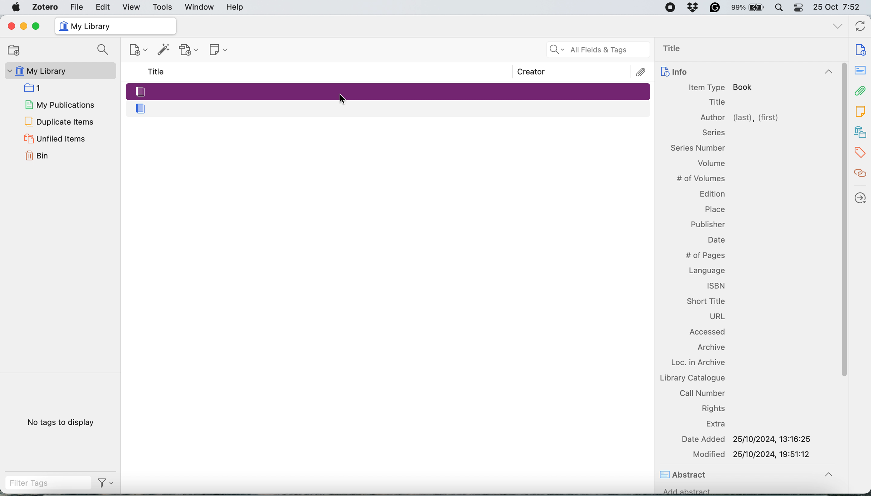  What do you see at coordinates (862, 153) in the screenshot?
I see `Tags` at bounding box center [862, 153].